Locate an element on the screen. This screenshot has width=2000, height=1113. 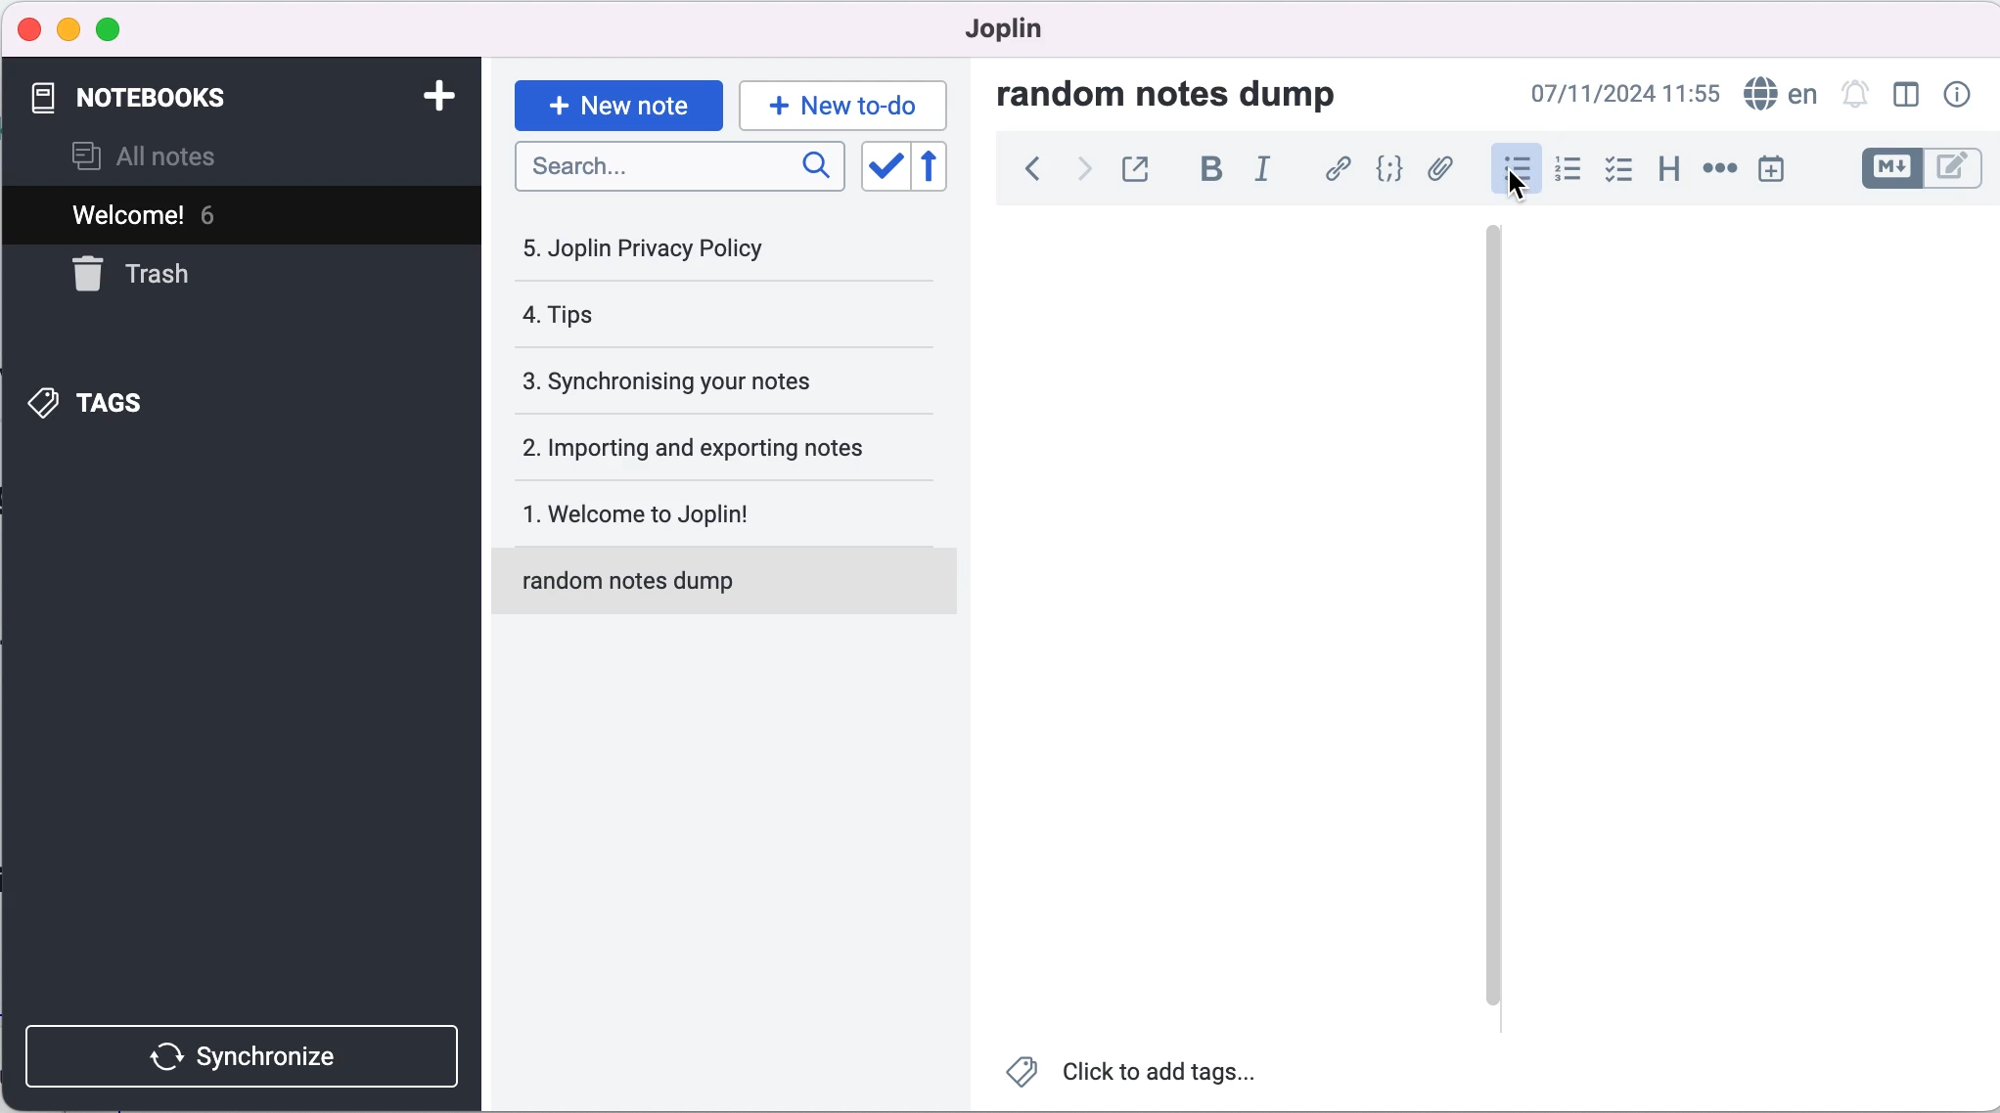
joplin privacy policy is located at coordinates (666, 247).